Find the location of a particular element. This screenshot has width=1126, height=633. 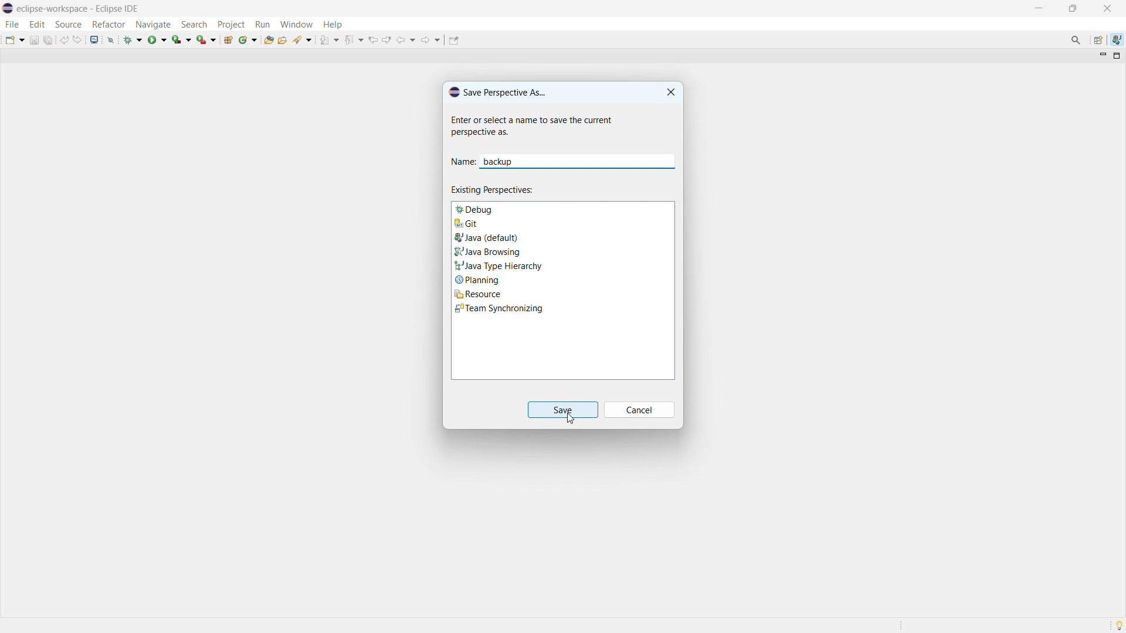

pin editor is located at coordinates (454, 40).